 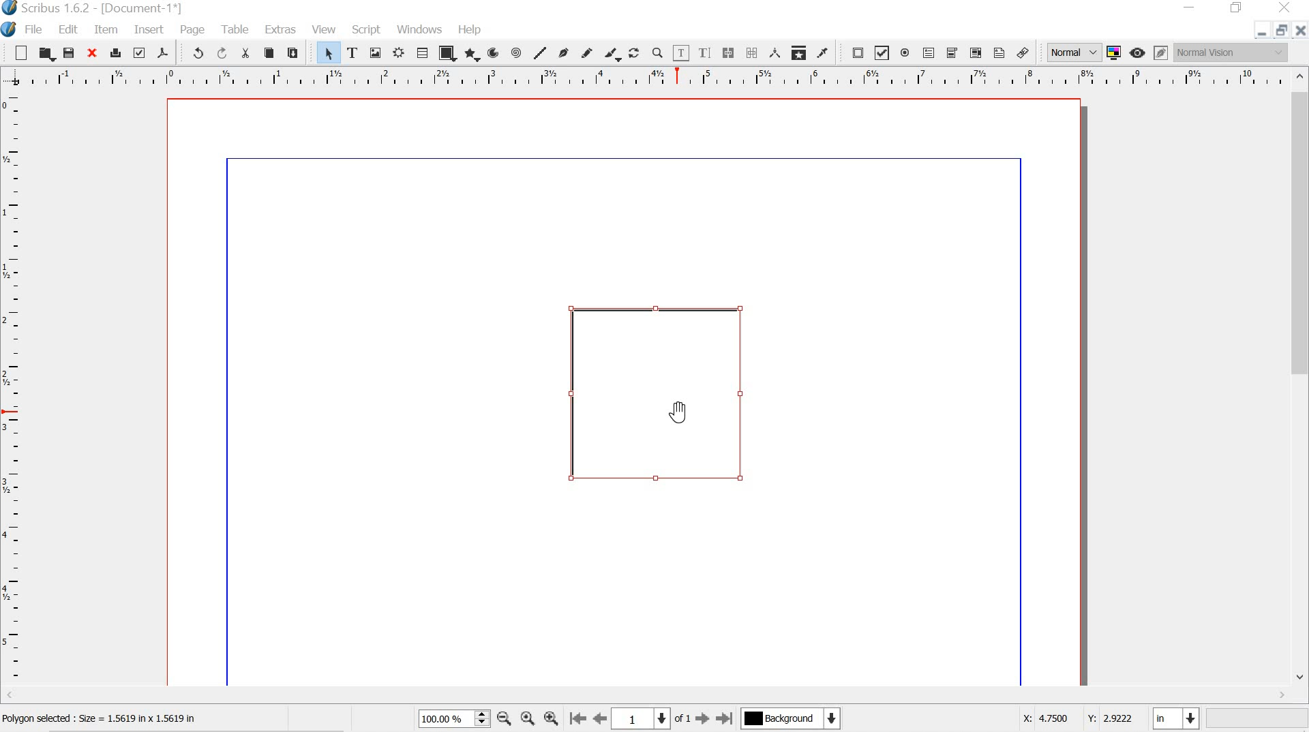 I want to click on restore down, so click(x=1237, y=8).